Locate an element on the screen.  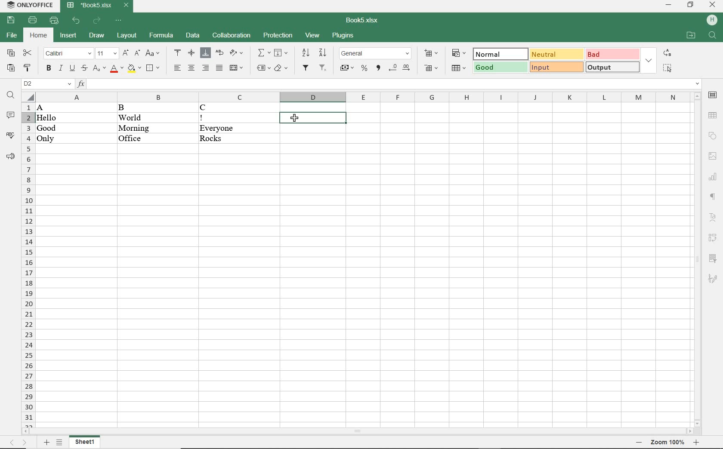
COLUMNS is located at coordinates (362, 97).